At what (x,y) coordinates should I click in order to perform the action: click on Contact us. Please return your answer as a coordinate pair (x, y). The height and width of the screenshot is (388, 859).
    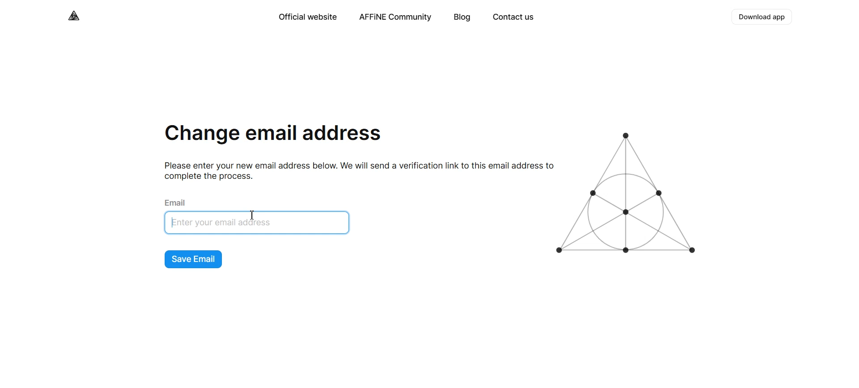
    Looking at the image, I should click on (513, 18).